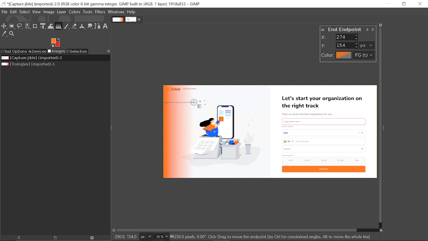  What do you see at coordinates (237, 231) in the screenshot?
I see `Horizontal scrollbar` at bounding box center [237, 231].